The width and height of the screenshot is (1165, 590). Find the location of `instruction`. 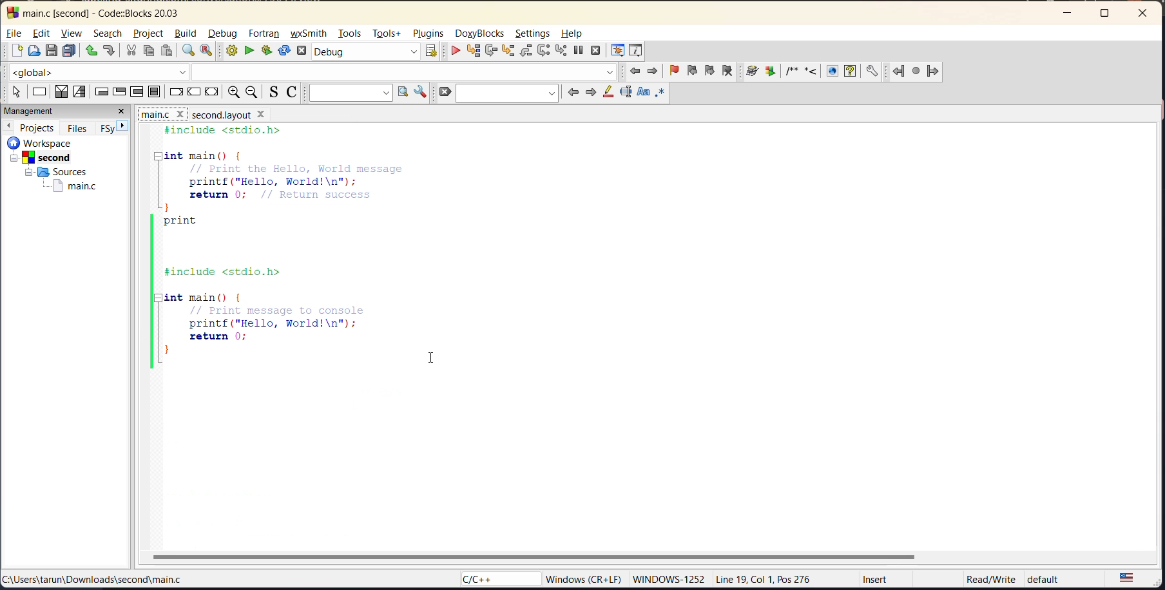

instruction is located at coordinates (41, 91).